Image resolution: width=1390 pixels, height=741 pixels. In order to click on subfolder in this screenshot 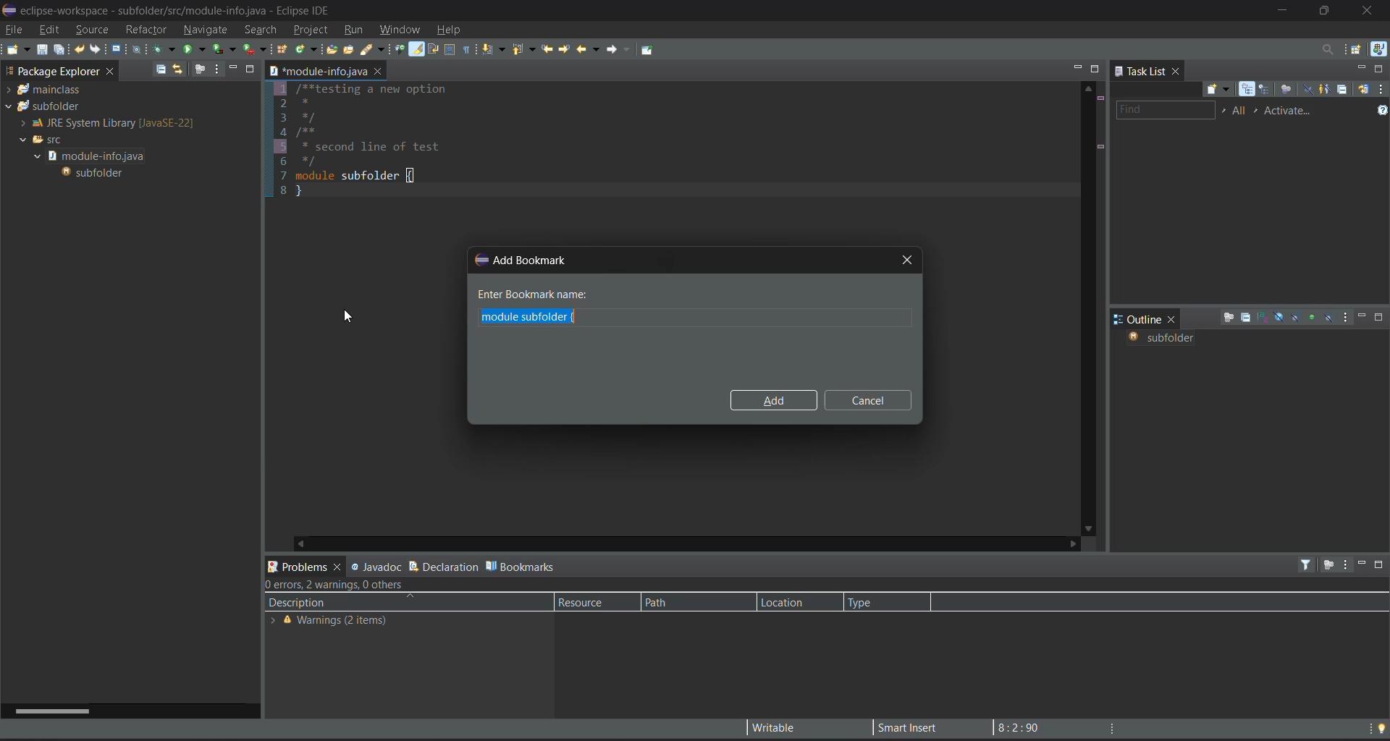, I will do `click(96, 173)`.